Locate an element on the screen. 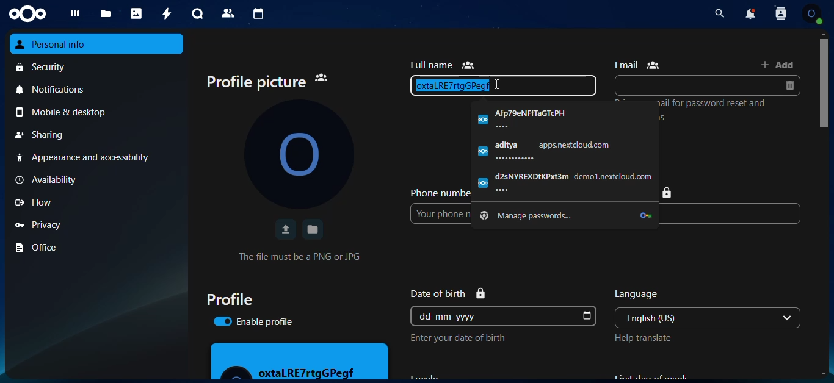 Image resolution: width=834 pixels, height=383 pixels. scroll down is located at coordinates (824, 374).